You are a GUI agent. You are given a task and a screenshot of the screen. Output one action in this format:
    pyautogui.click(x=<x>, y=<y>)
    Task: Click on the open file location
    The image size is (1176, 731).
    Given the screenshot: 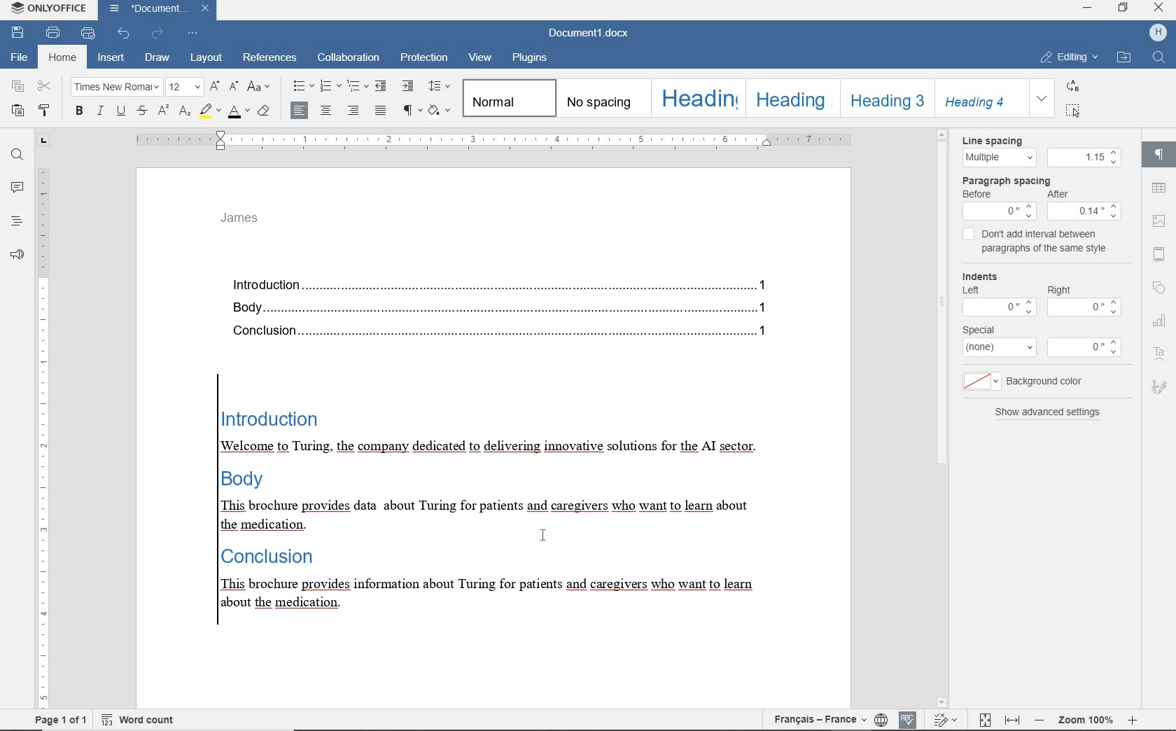 What is the action you would take?
    pyautogui.click(x=1123, y=59)
    